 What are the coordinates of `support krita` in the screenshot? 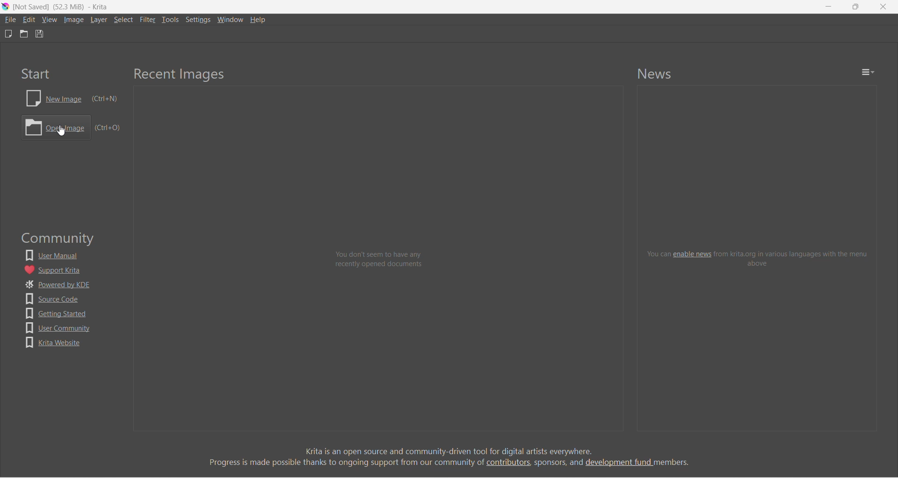 It's located at (55, 270).